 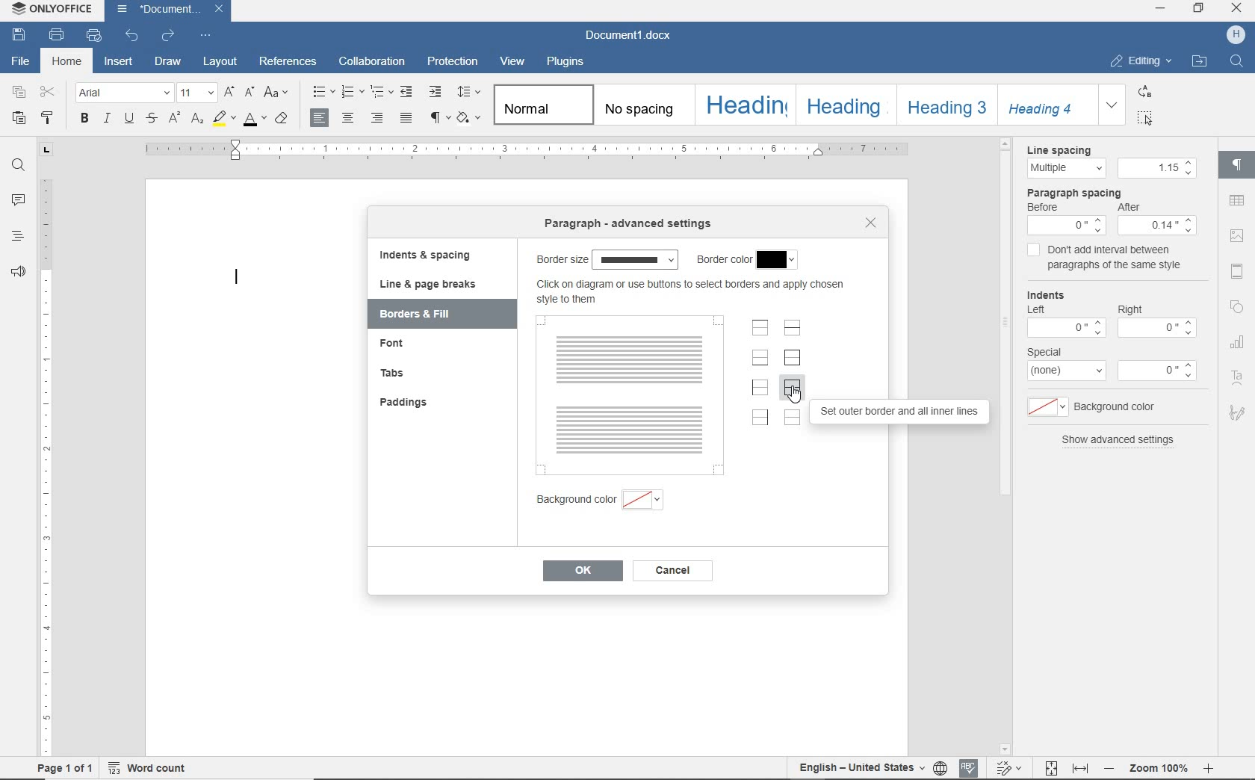 What do you see at coordinates (1112, 315) in the screenshot?
I see `Indents: Left-0 Right-0` at bounding box center [1112, 315].